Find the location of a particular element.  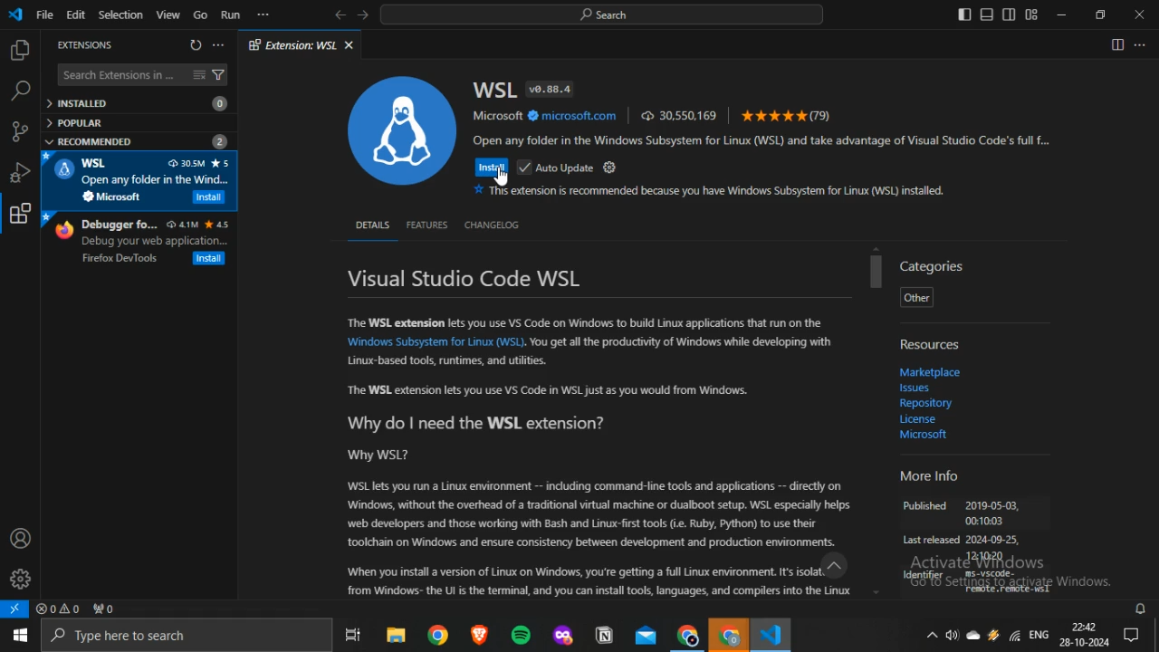

no ports forwarded is located at coordinates (104, 609).